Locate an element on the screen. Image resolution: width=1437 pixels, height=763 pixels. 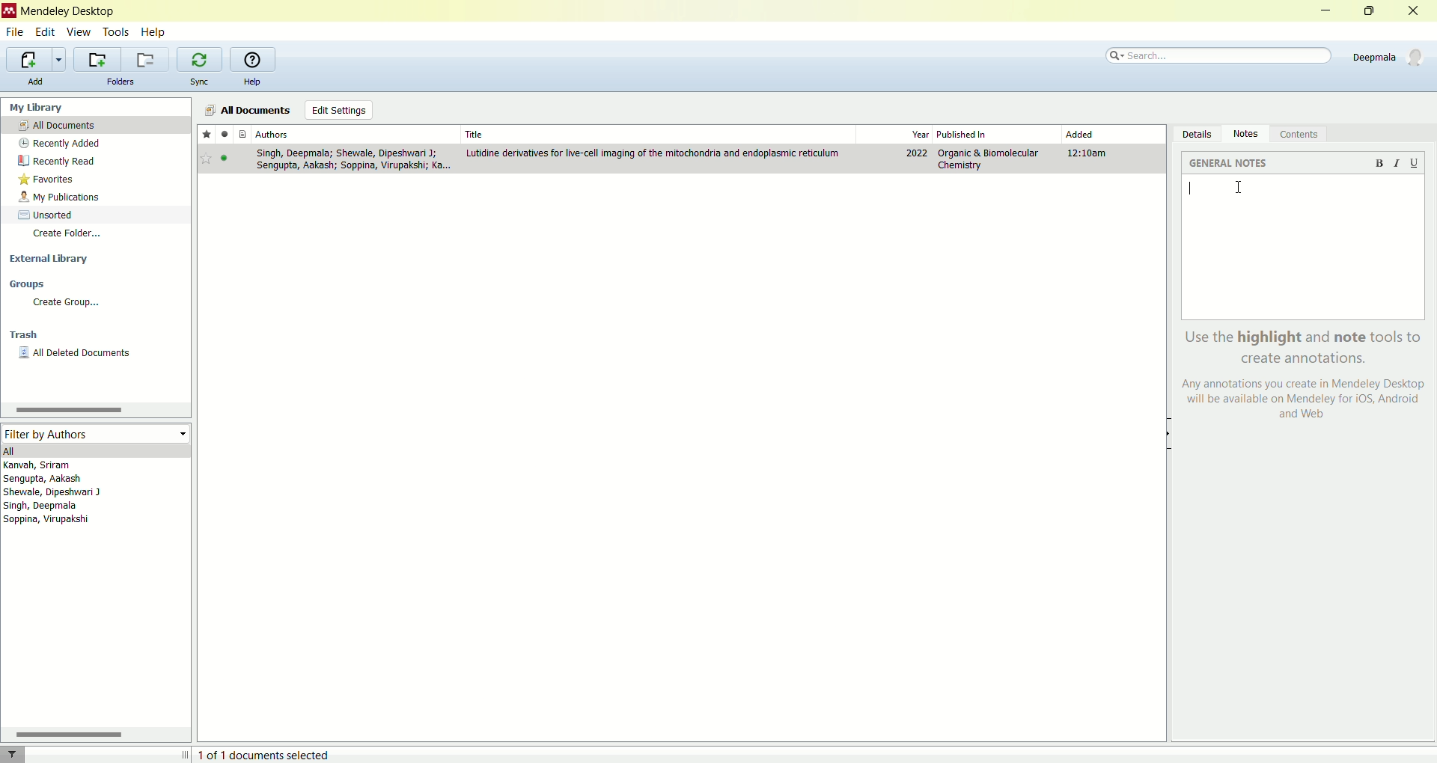
1 of 1 documents selected is located at coordinates (271, 752).